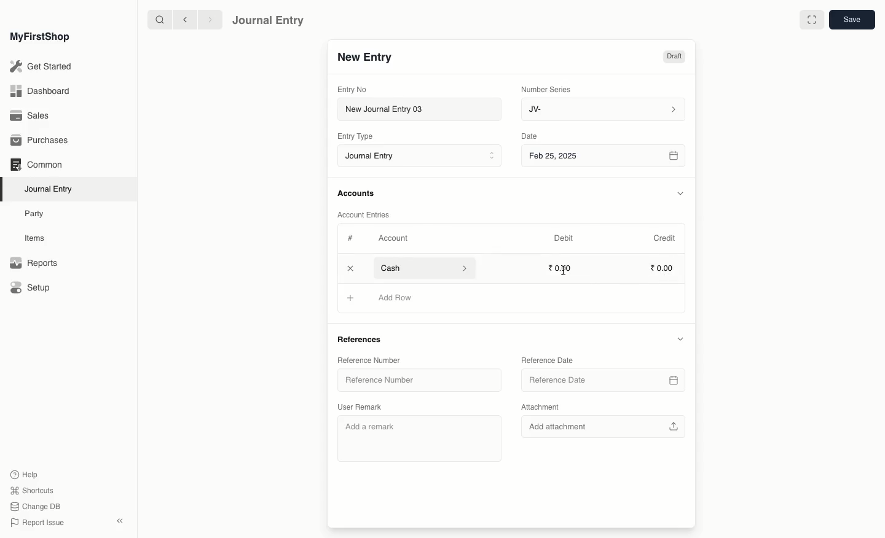 The width and height of the screenshot is (885, 538). What do you see at coordinates (549, 359) in the screenshot?
I see `Reference Date` at bounding box center [549, 359].